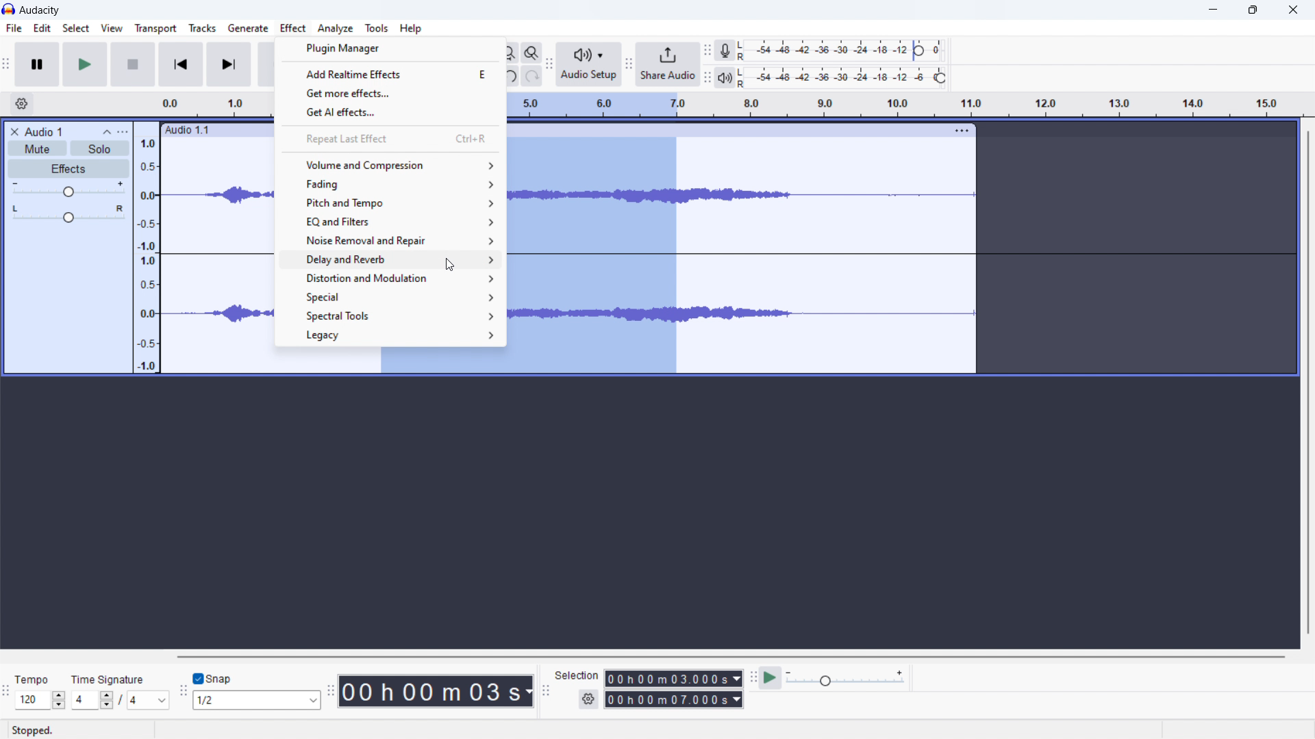 The image size is (1315, 739). I want to click on audio setup toolbar, so click(549, 64).